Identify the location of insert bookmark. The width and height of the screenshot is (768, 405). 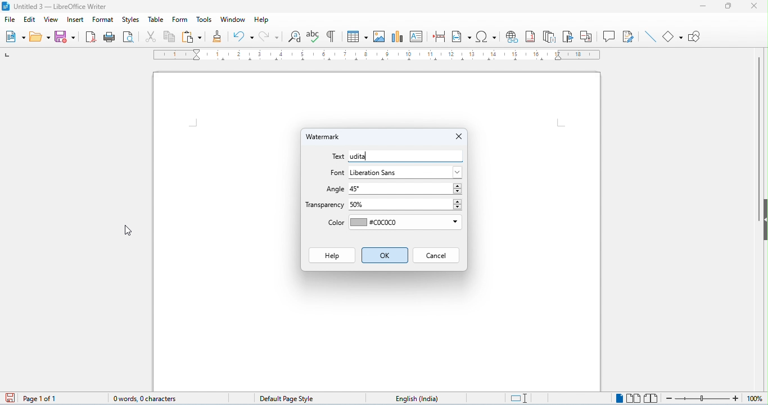
(569, 36).